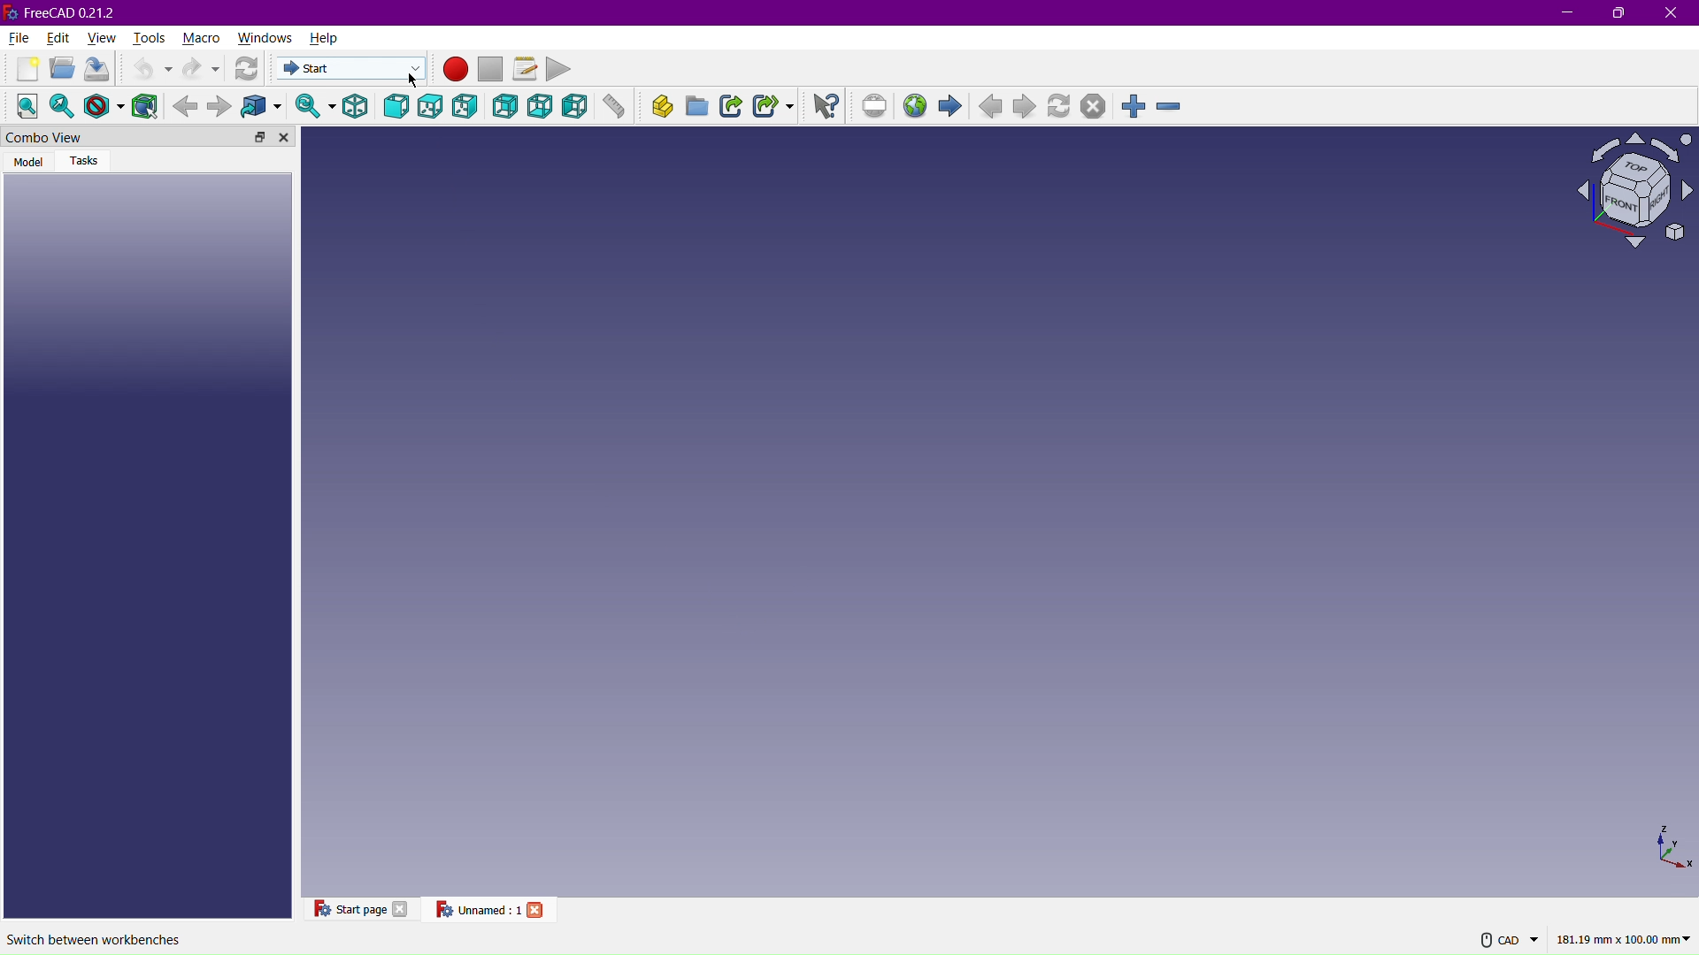 This screenshot has width=1699, height=955. What do you see at coordinates (729, 104) in the screenshot?
I see `Make a link` at bounding box center [729, 104].